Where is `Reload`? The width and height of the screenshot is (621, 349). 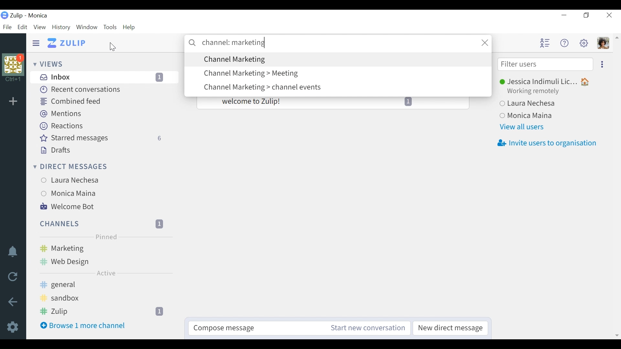 Reload is located at coordinates (12, 275).